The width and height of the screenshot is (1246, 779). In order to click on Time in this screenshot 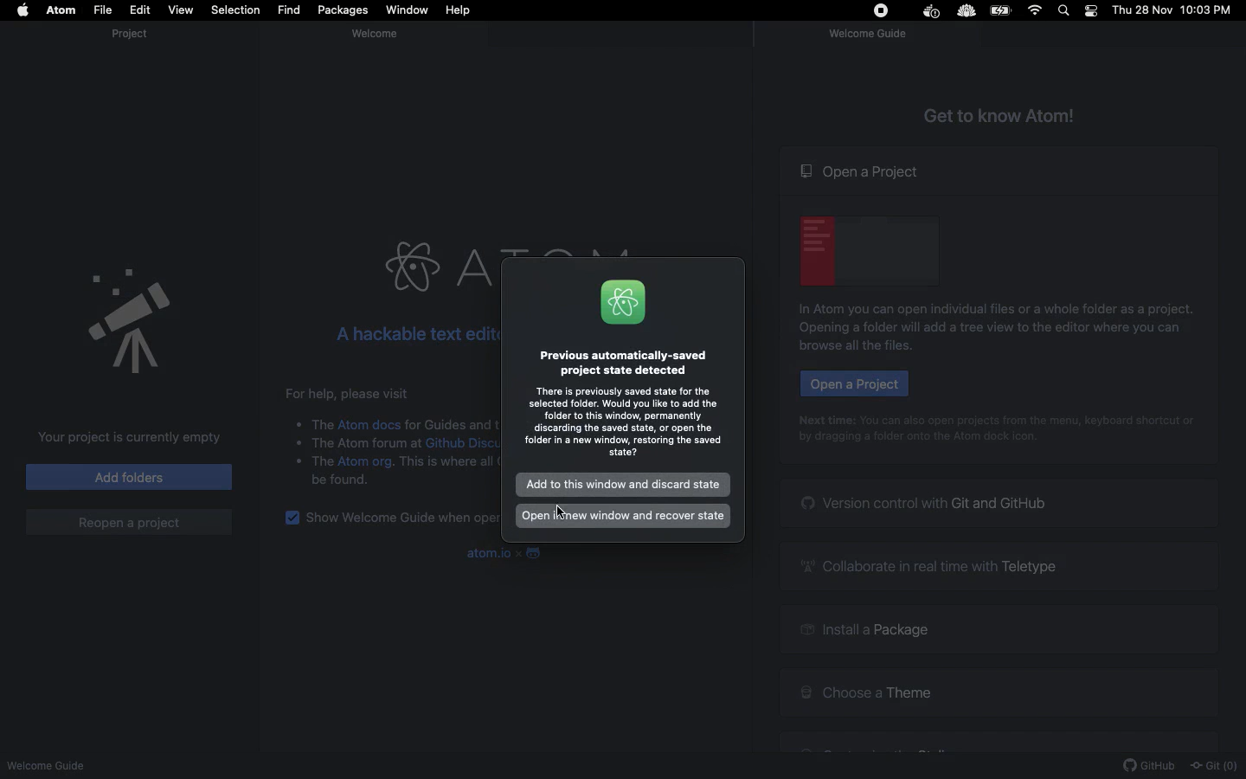, I will do `click(1210, 11)`.